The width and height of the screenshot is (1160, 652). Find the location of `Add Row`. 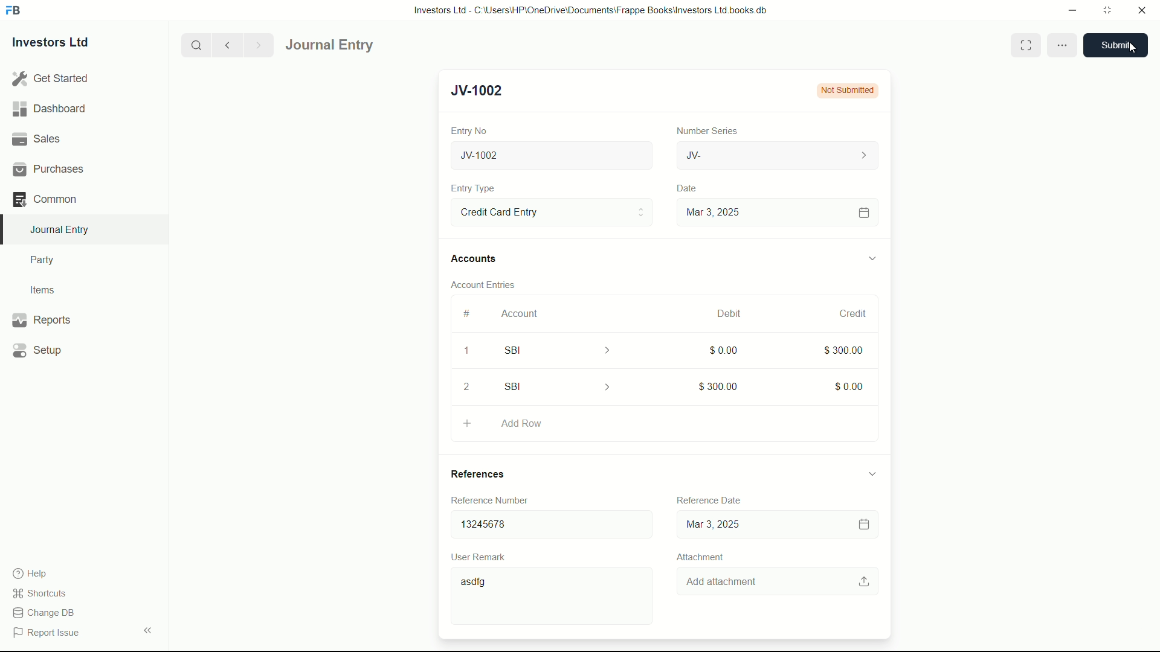

Add Row is located at coordinates (663, 421).